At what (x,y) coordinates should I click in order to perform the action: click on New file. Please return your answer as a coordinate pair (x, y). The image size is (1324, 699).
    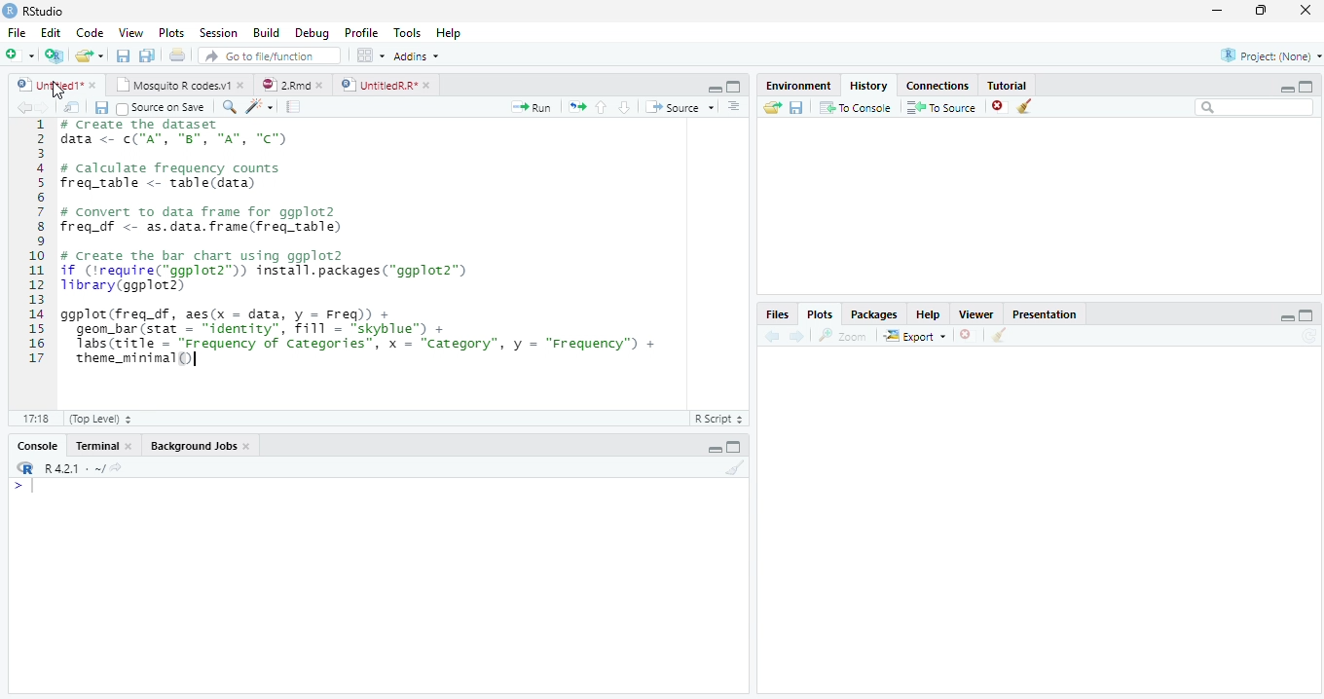
    Looking at the image, I should click on (19, 55).